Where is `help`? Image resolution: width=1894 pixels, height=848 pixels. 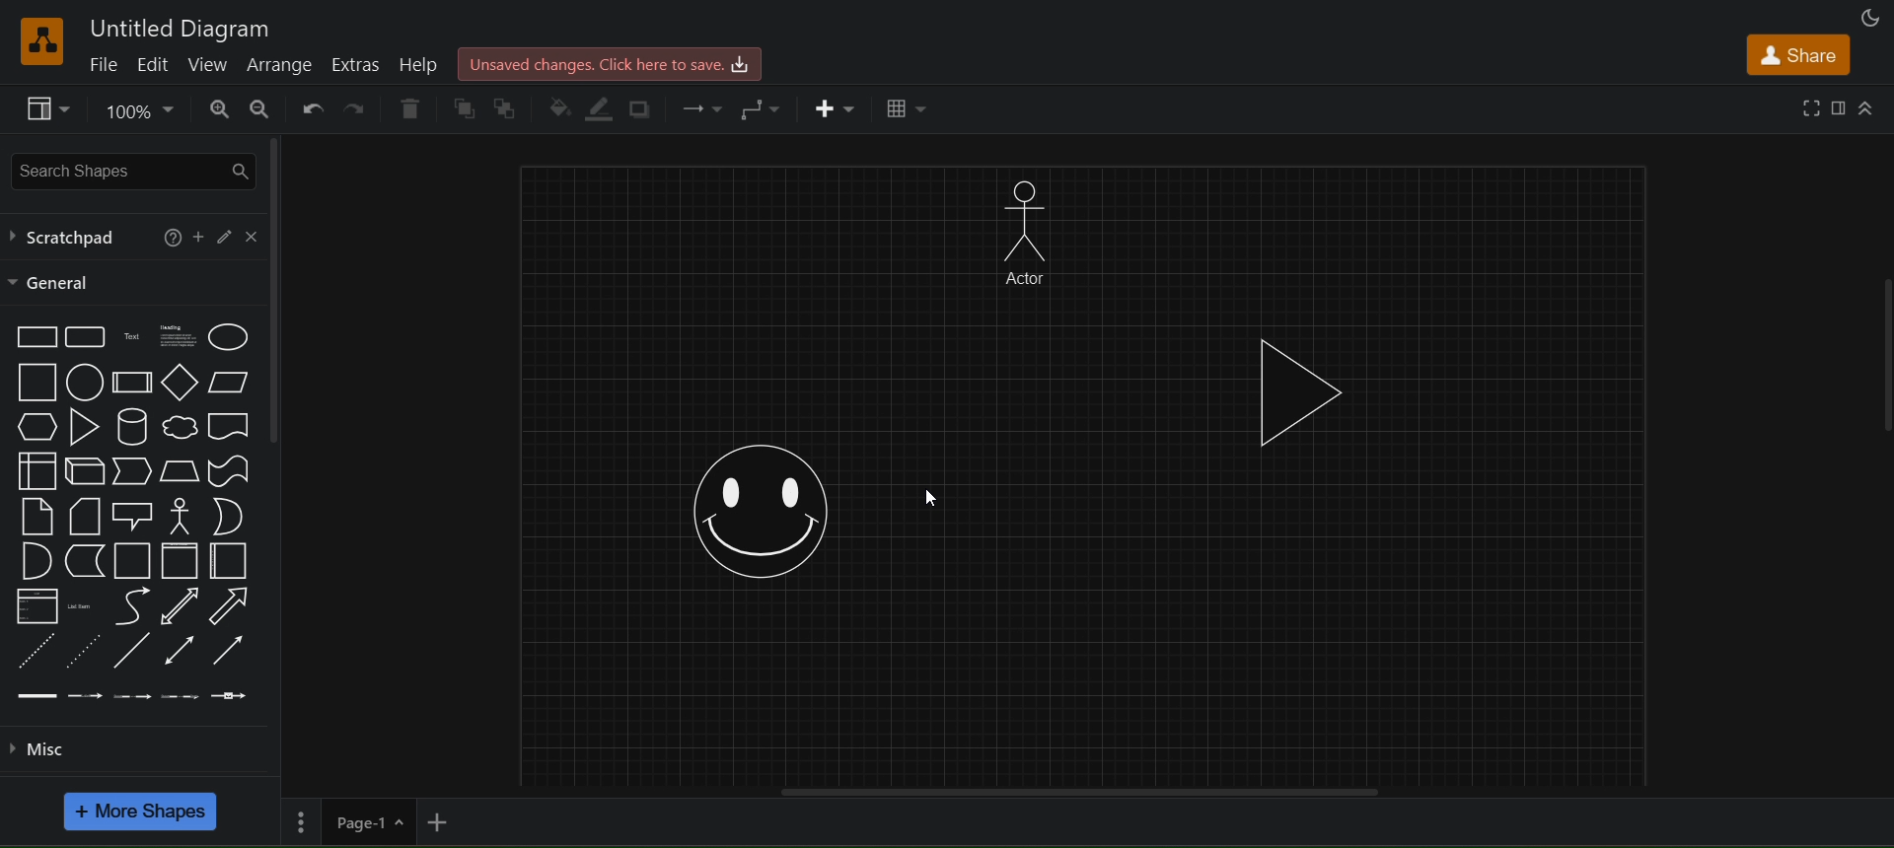 help is located at coordinates (421, 64).